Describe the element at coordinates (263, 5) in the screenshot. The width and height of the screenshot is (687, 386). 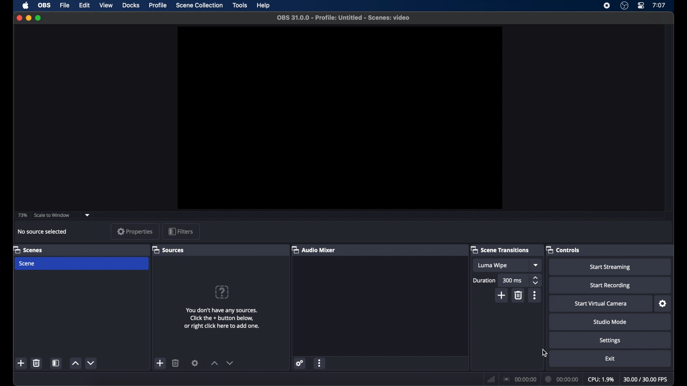
I see `help` at that location.